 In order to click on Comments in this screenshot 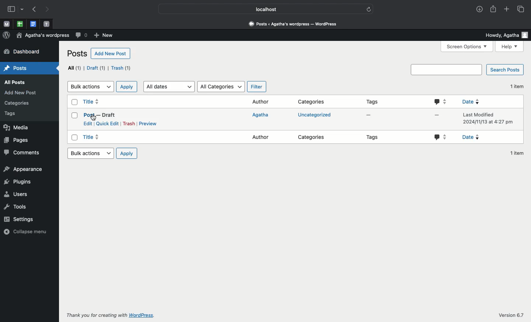, I will do `click(25, 153)`.